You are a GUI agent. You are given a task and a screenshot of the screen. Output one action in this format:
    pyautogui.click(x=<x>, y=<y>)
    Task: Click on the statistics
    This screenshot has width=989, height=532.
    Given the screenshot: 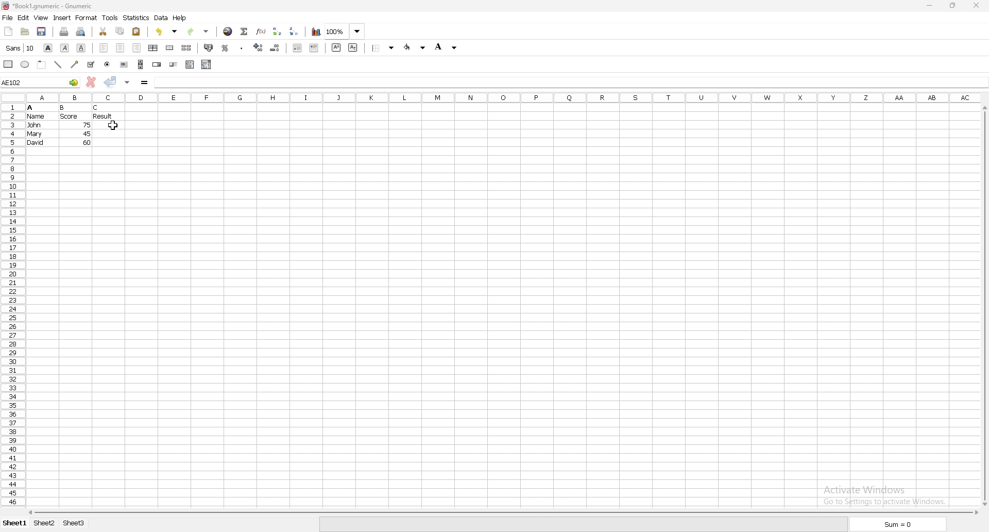 What is the action you would take?
    pyautogui.click(x=136, y=18)
    